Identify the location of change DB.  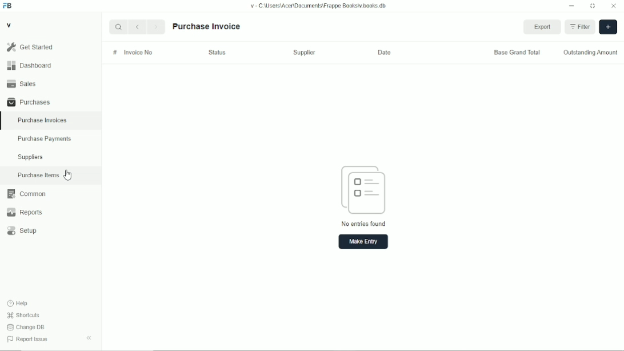
(26, 327).